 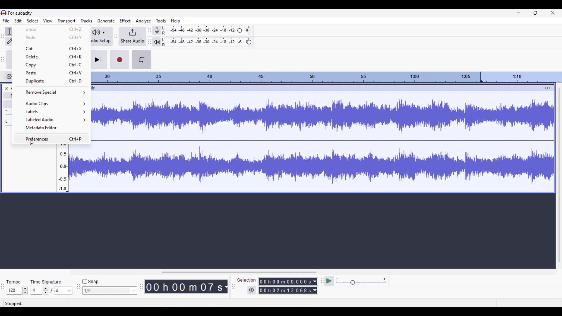 What do you see at coordinates (132, 37) in the screenshot?
I see `Share audio` at bounding box center [132, 37].